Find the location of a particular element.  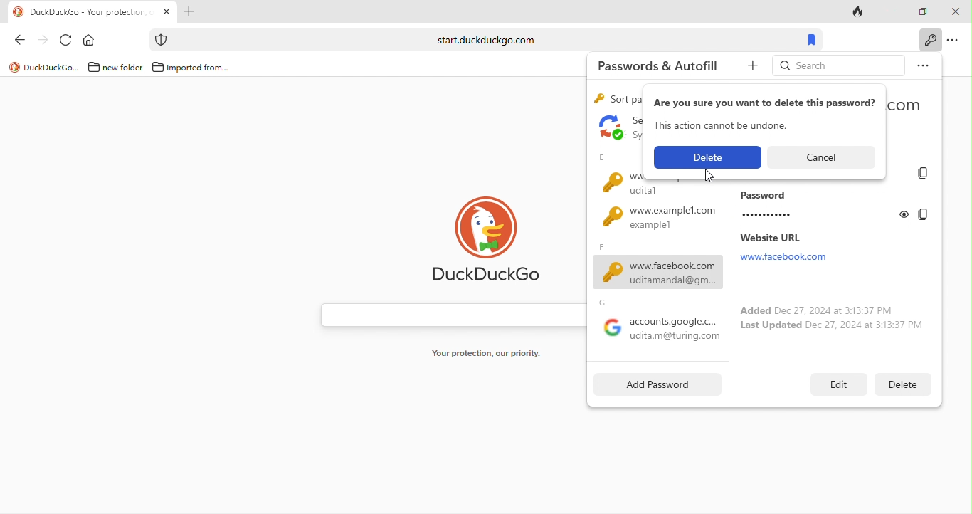

imported form is located at coordinates (192, 68).